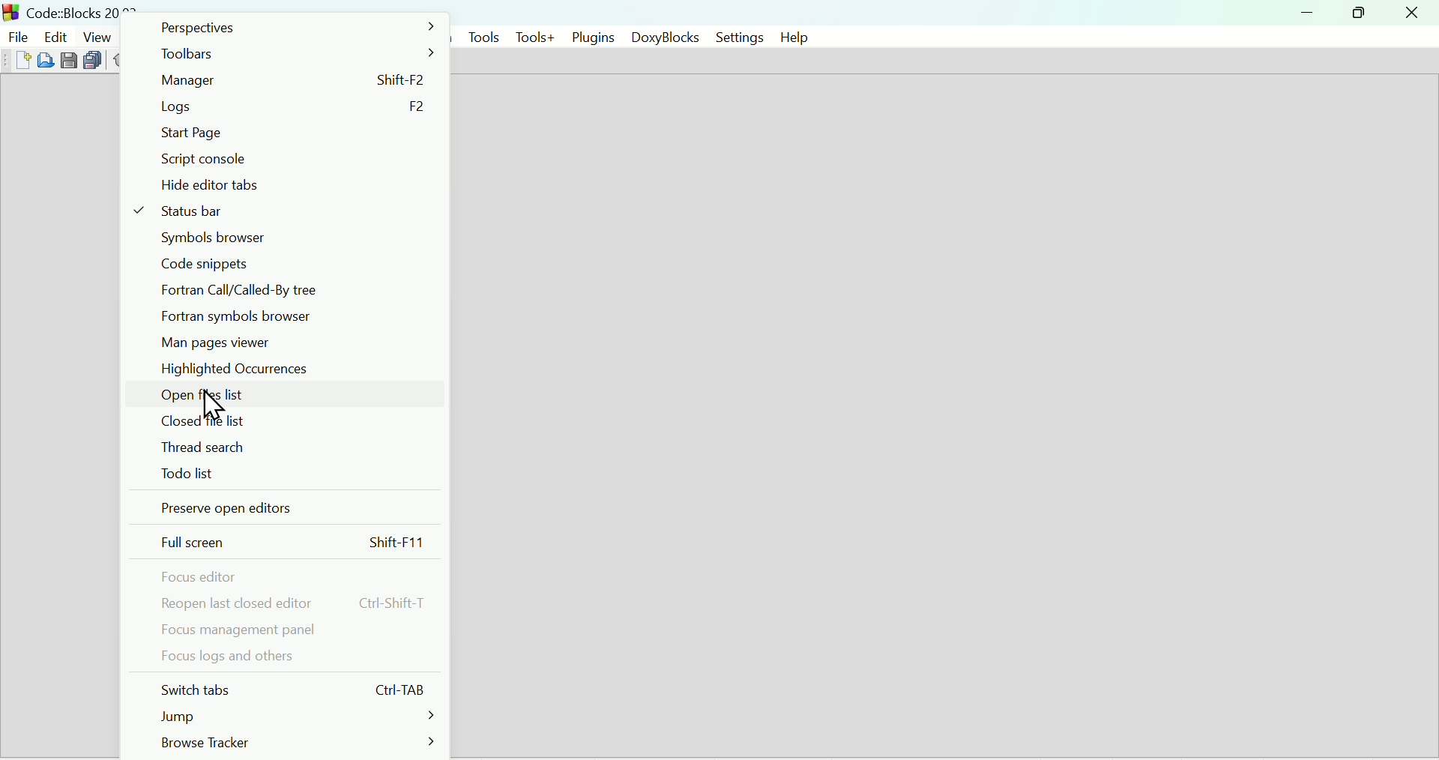  I want to click on edit, so click(54, 34).